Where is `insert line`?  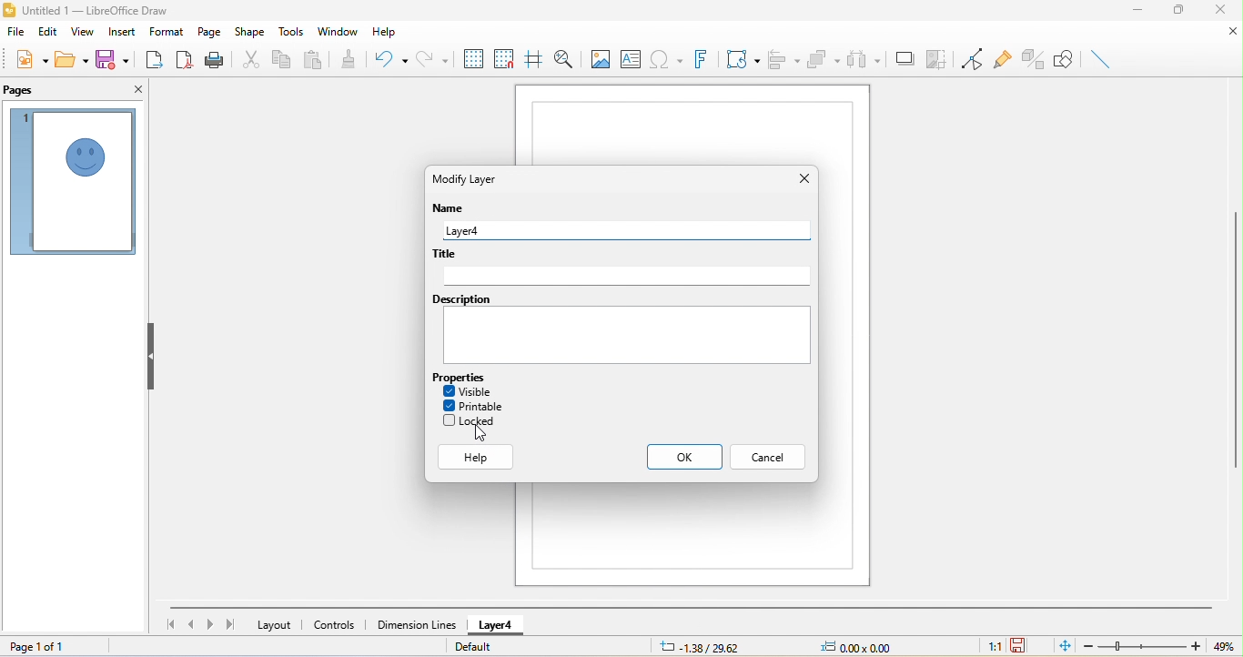 insert line is located at coordinates (1104, 57).